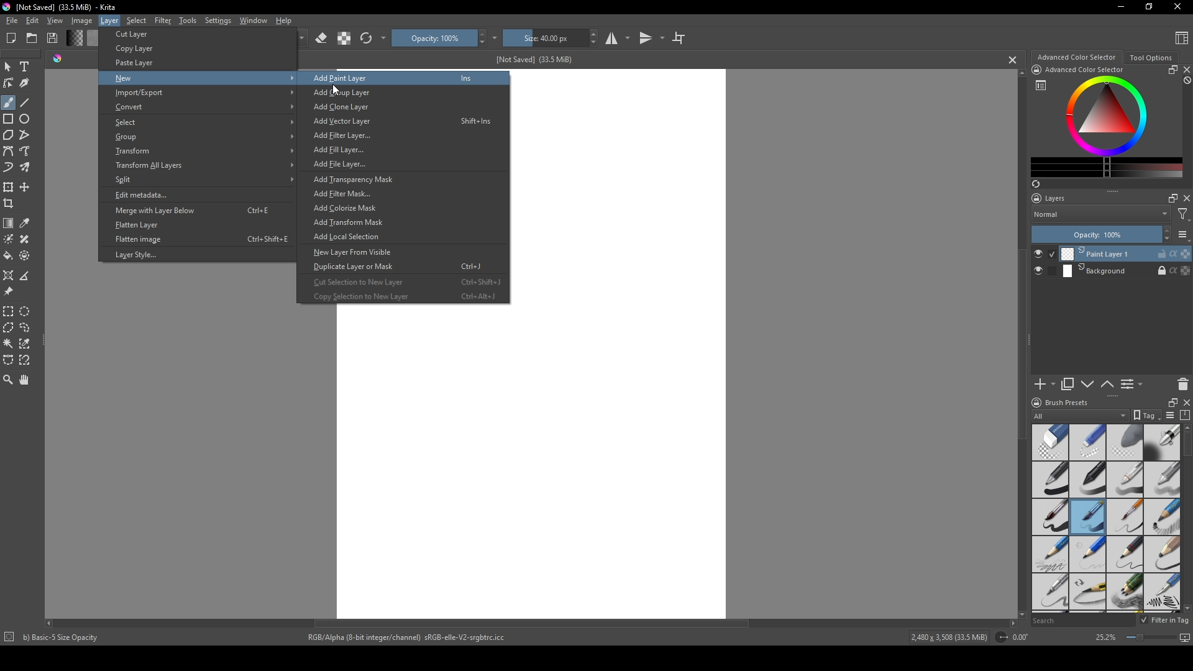 Image resolution: width=1193 pixels, height=671 pixels. What do you see at coordinates (1013, 623) in the screenshot?
I see `scroll right` at bounding box center [1013, 623].